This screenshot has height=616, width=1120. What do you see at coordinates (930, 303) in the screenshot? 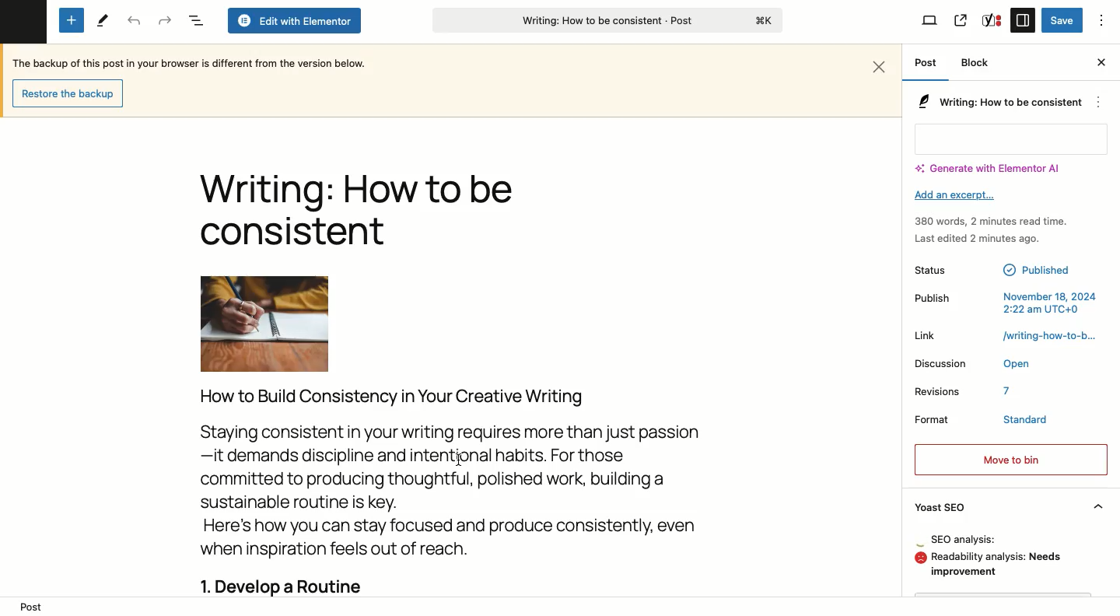
I see `Publish` at bounding box center [930, 303].